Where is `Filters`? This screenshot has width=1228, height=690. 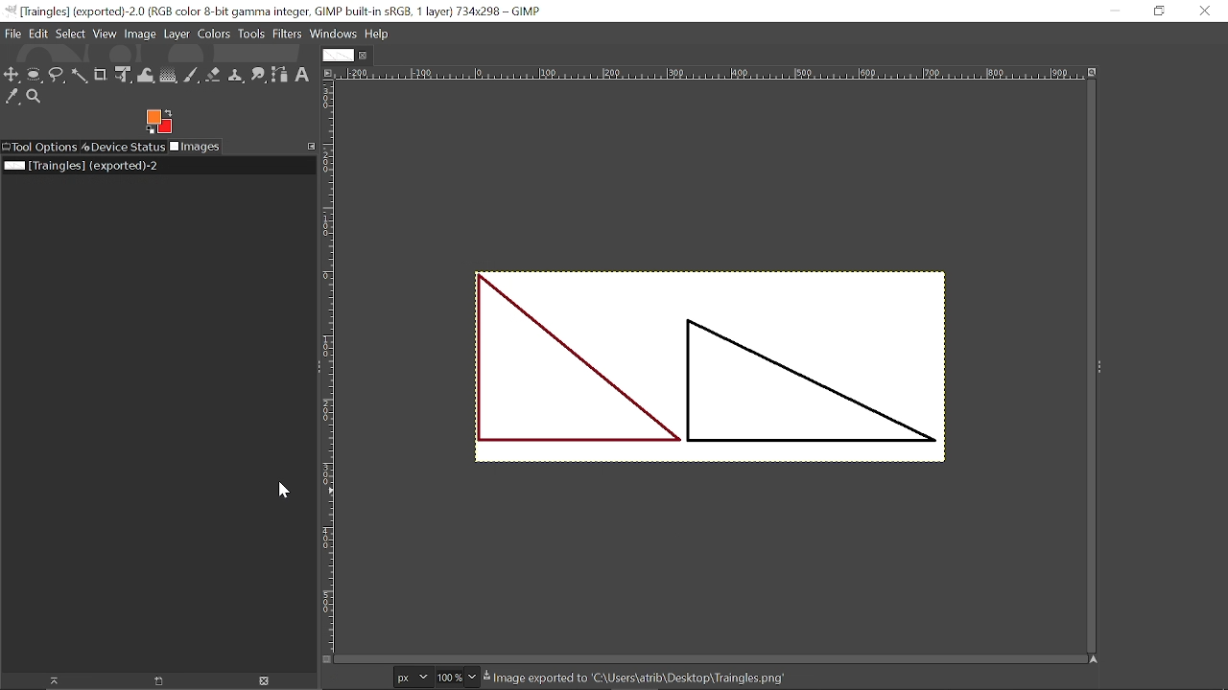 Filters is located at coordinates (288, 34).